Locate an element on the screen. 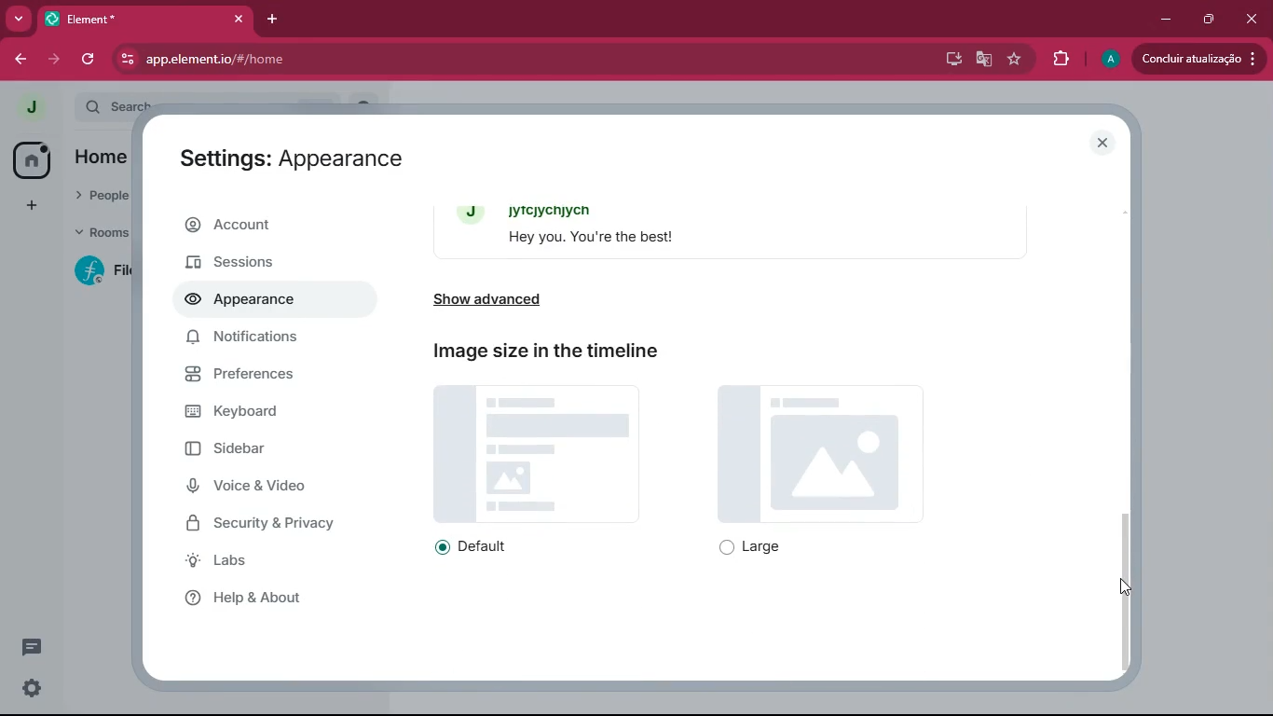 This screenshot has width=1273, height=716. notifications is located at coordinates (253, 340).